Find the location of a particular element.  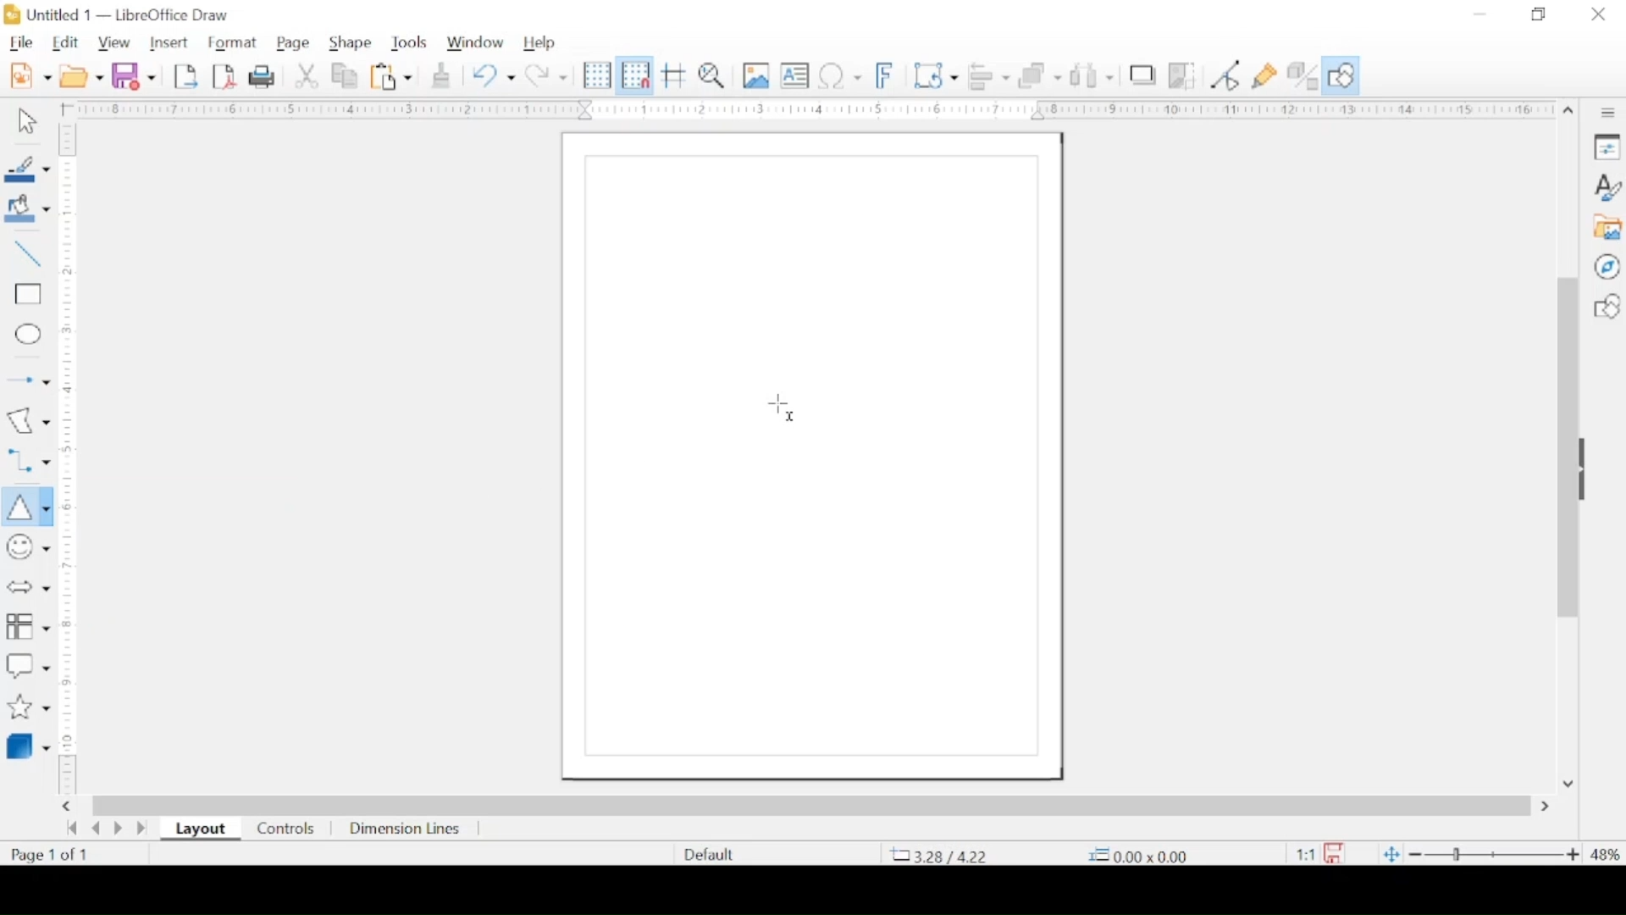

scroll down arrow is located at coordinates (1570, 784).